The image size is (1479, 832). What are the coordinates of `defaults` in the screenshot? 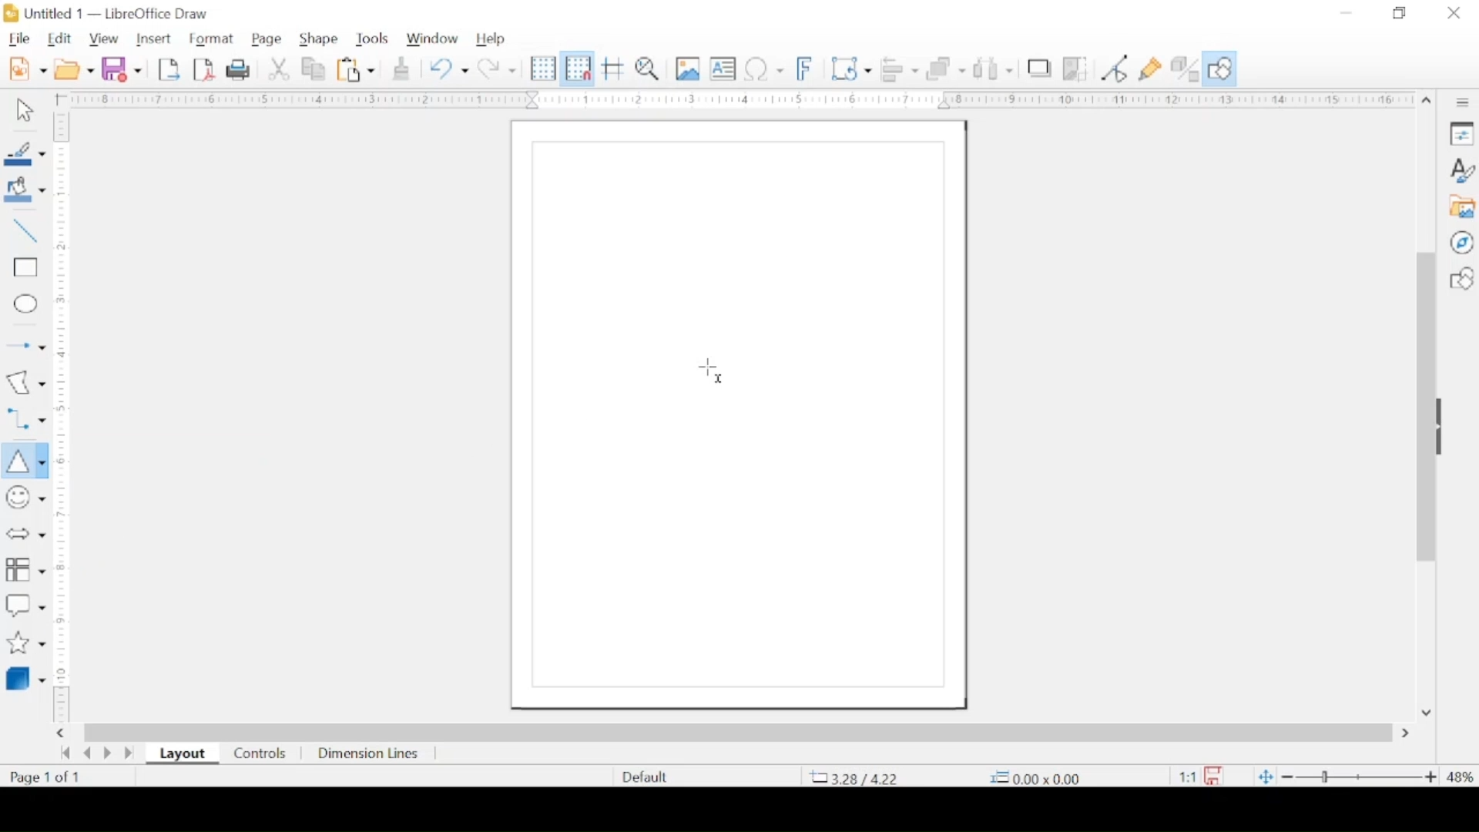 It's located at (643, 775).